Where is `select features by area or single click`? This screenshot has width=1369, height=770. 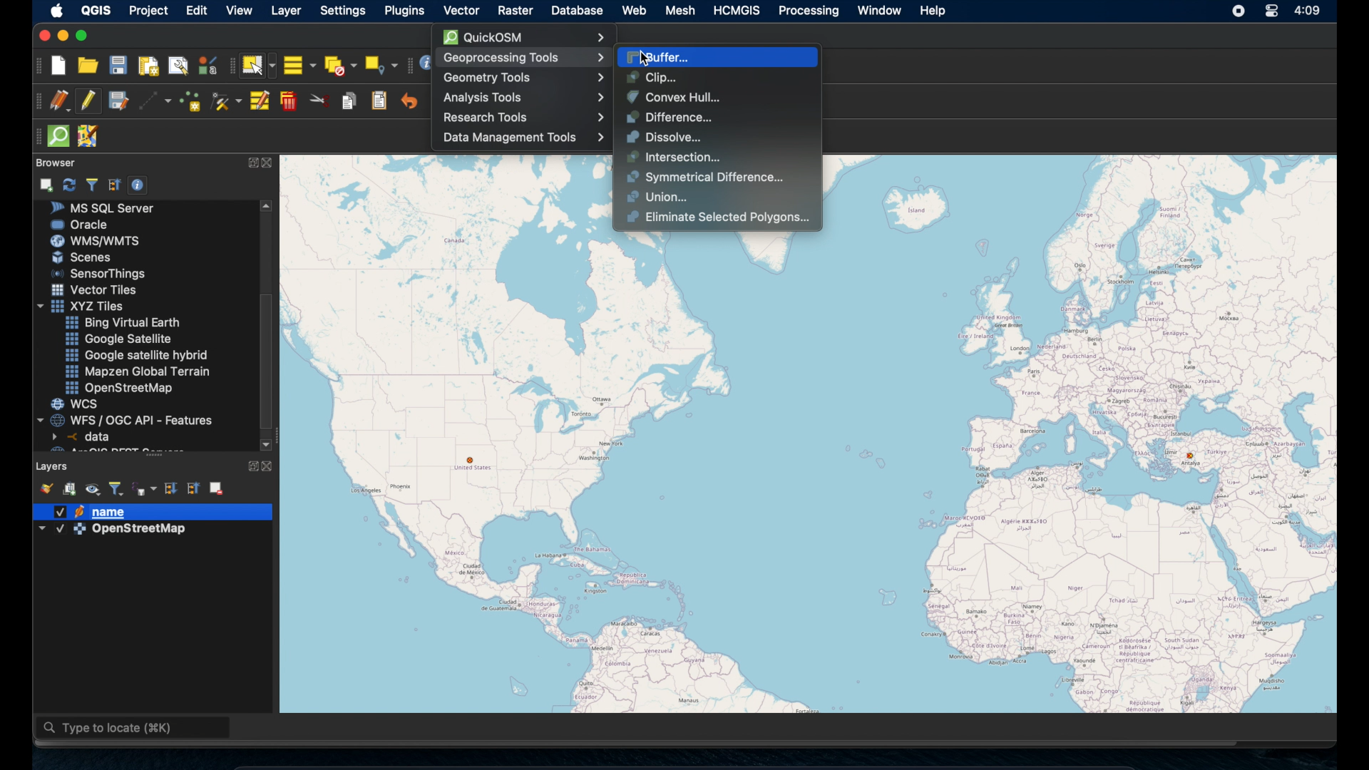 select features by area or single click is located at coordinates (258, 65).